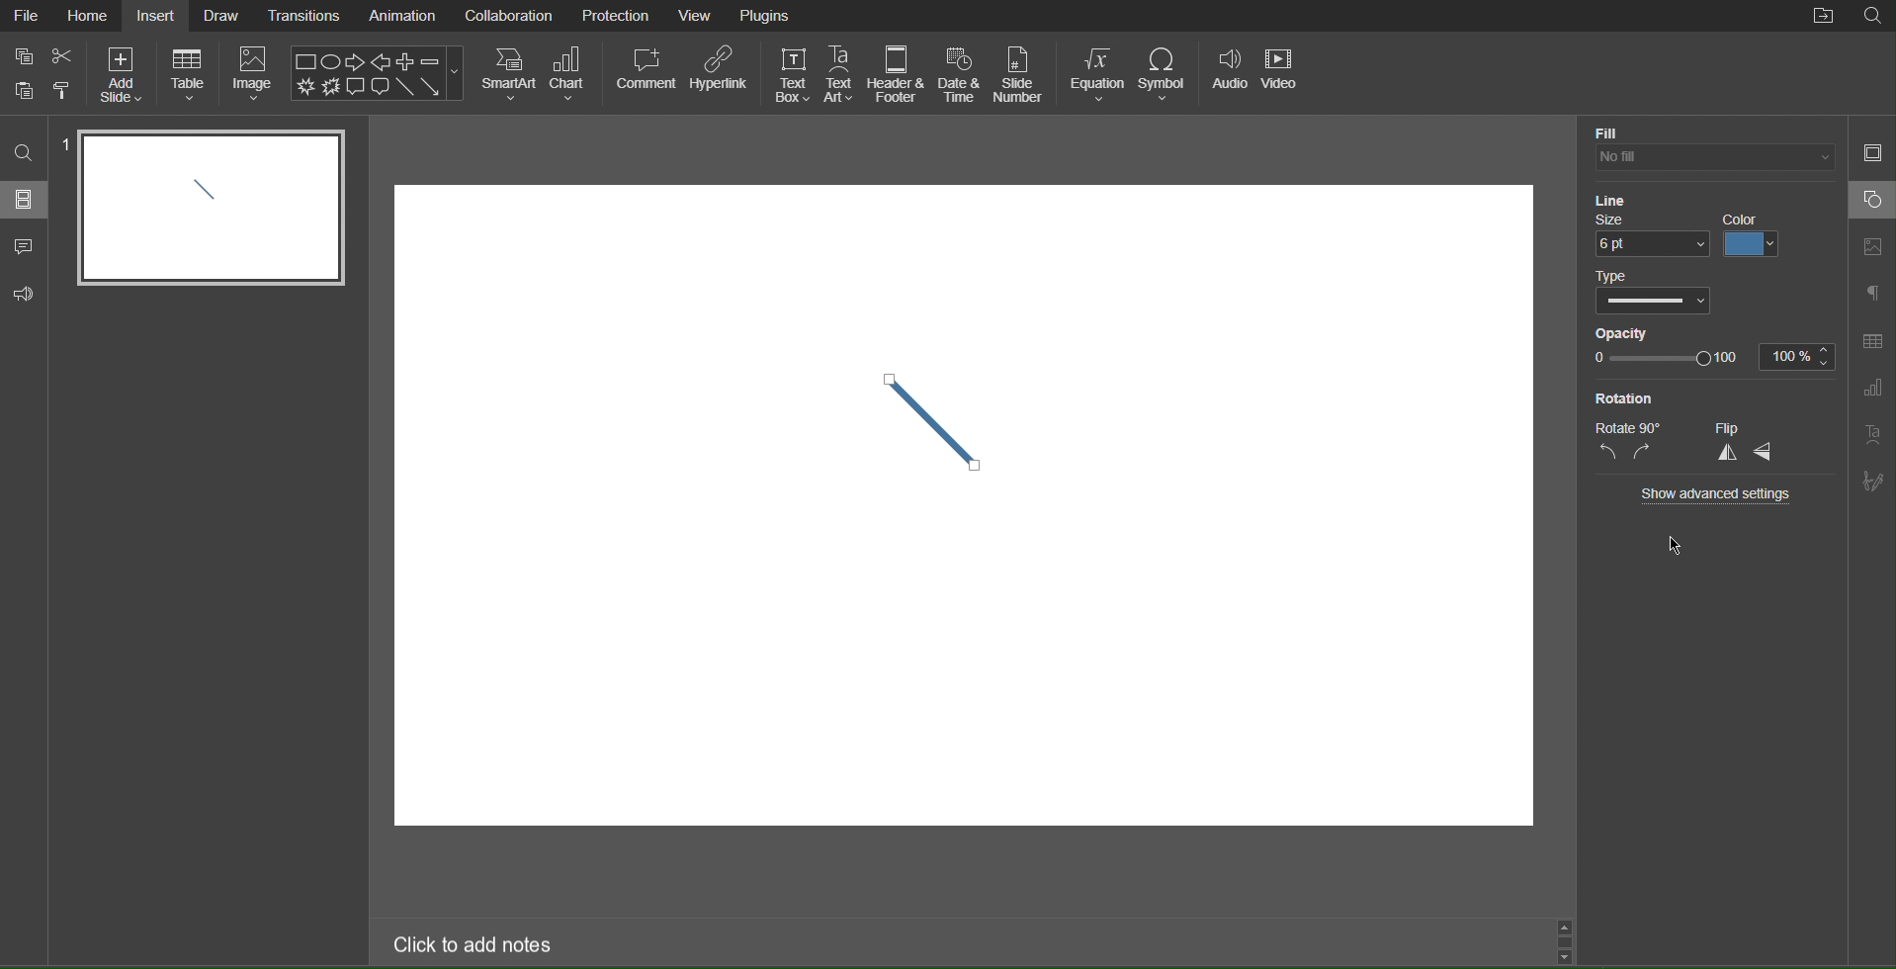  I want to click on 0.5pt, so click(1651, 246).